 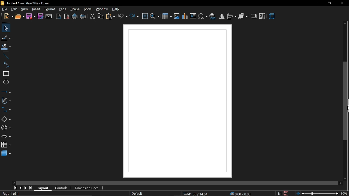 I want to click on flowchart, so click(x=6, y=145).